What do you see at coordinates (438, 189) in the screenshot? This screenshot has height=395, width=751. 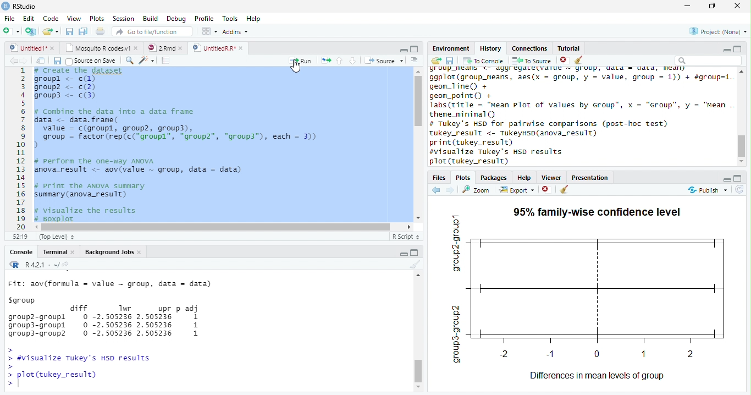 I see `back` at bounding box center [438, 189].